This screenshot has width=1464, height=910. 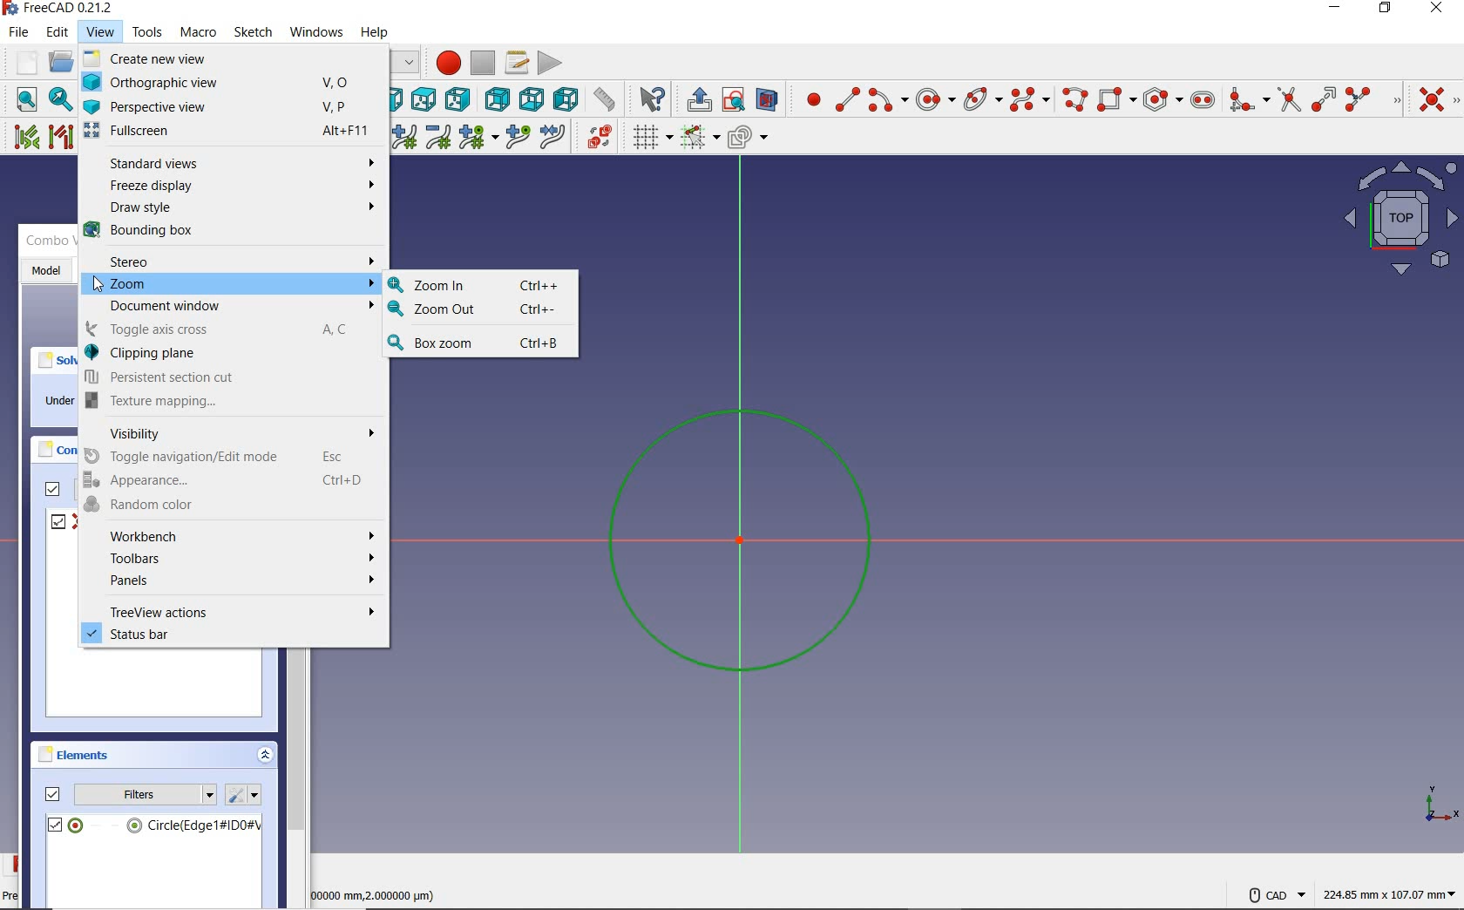 I want to click on right, so click(x=456, y=99).